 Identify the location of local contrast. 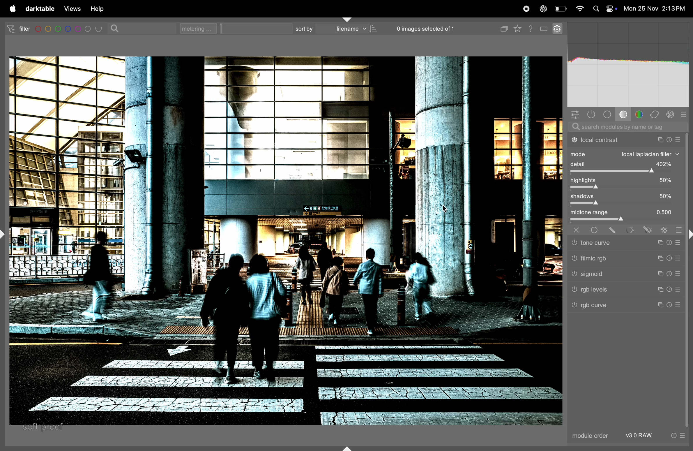
(624, 140).